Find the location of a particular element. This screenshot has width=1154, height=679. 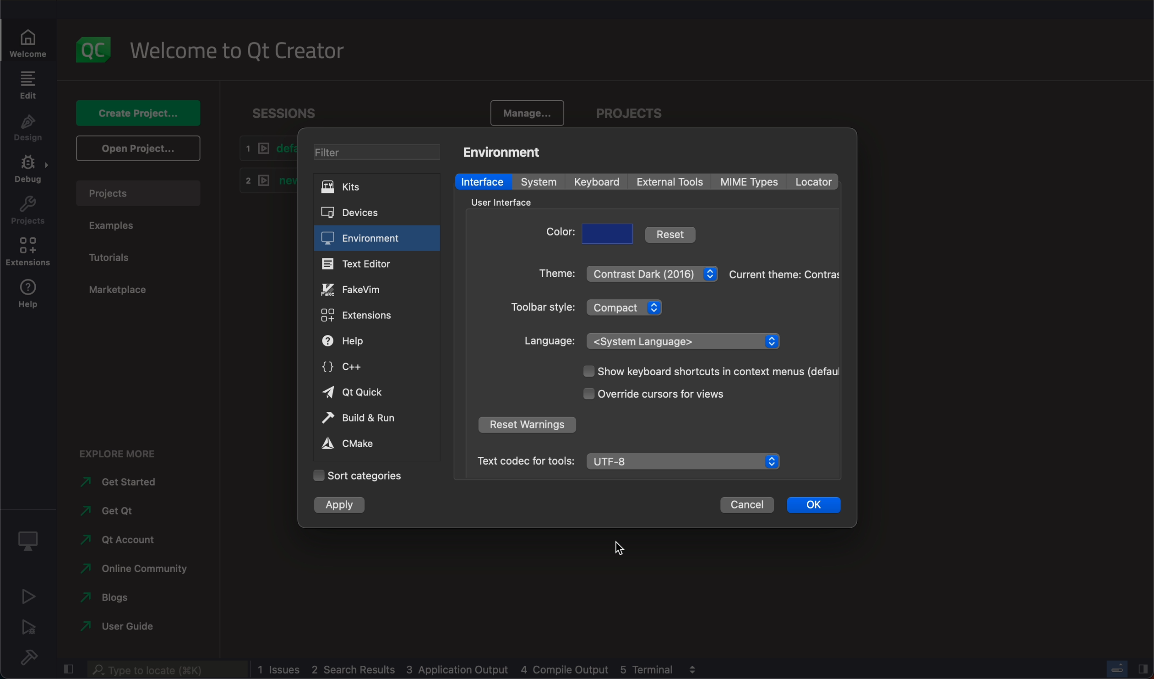

project is located at coordinates (29, 213).